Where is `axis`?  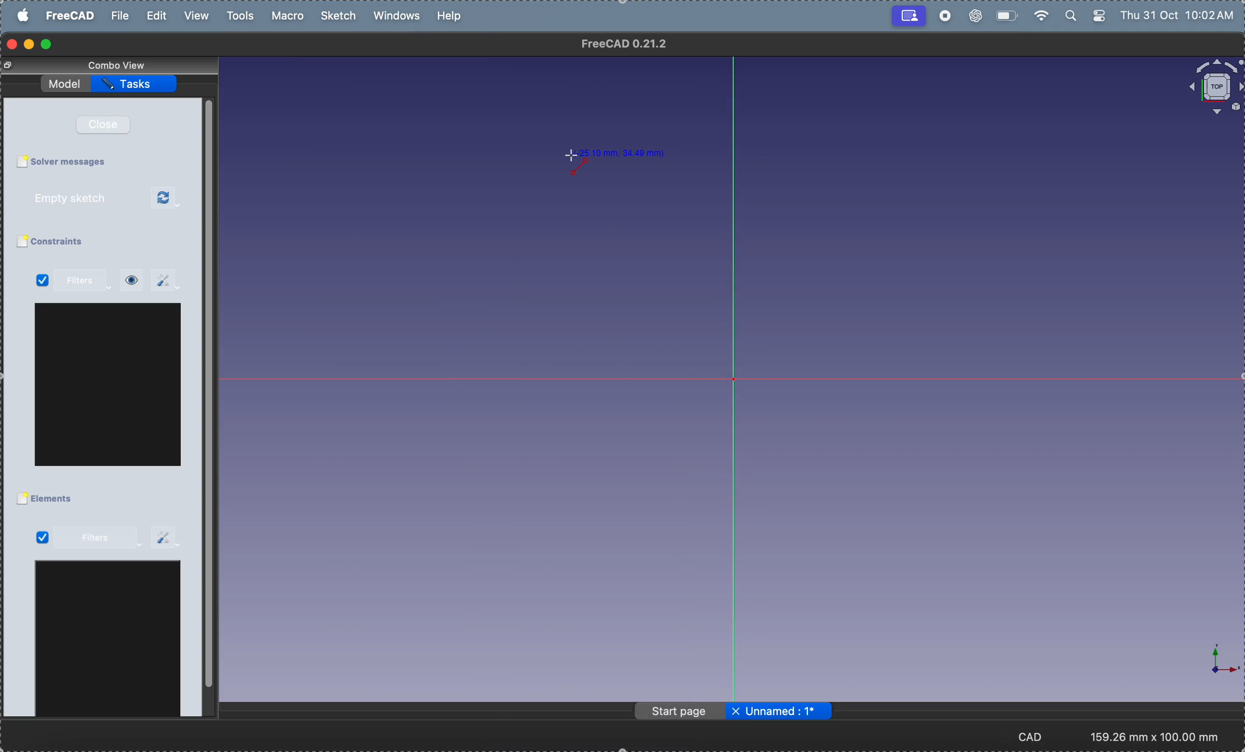 axis is located at coordinates (1215, 660).